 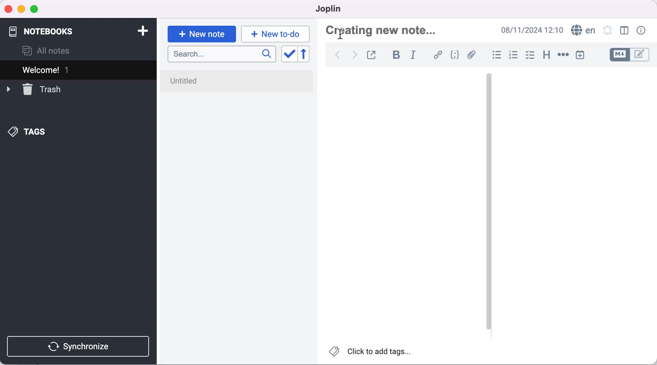 I want to click on synchronize, so click(x=81, y=346).